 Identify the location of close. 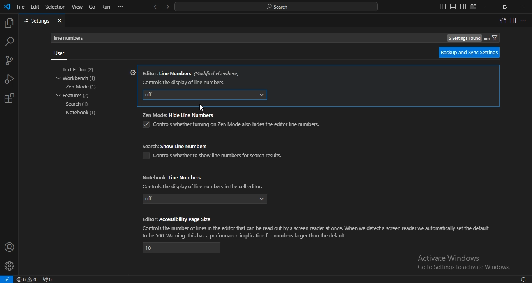
(523, 7).